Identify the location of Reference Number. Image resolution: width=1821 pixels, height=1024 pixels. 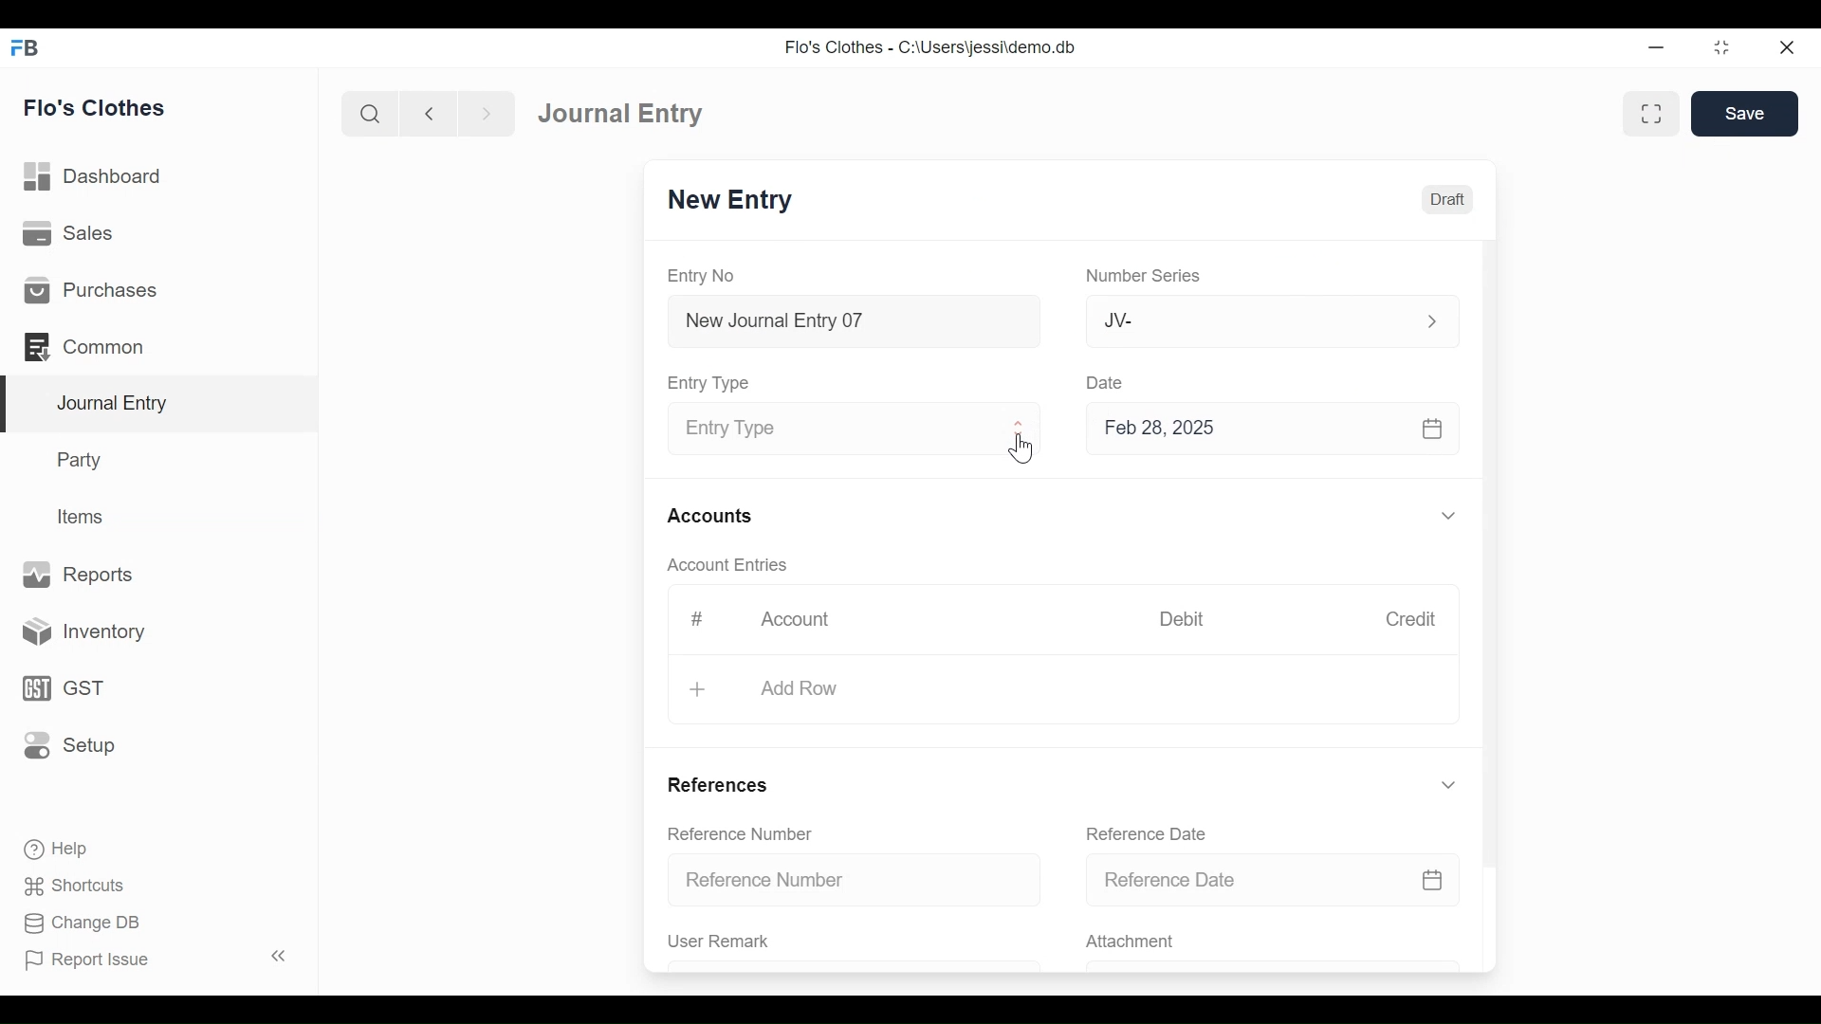
(742, 835).